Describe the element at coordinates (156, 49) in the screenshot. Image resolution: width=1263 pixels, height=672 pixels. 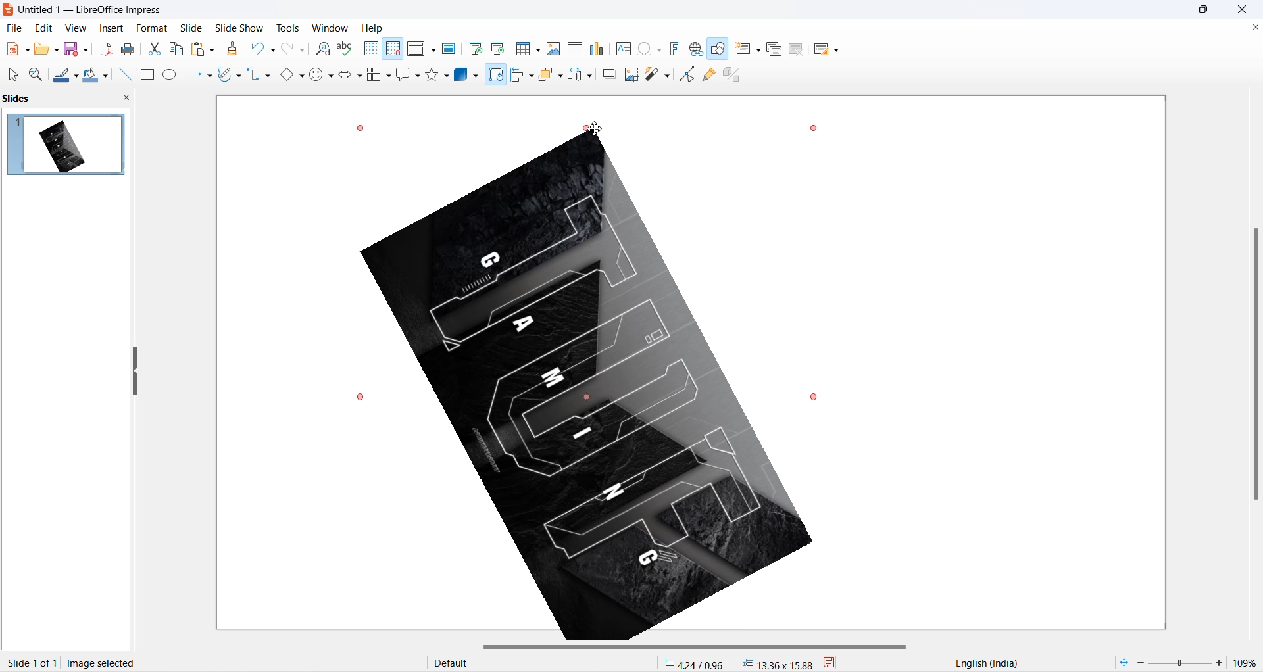
I see `cut` at that location.